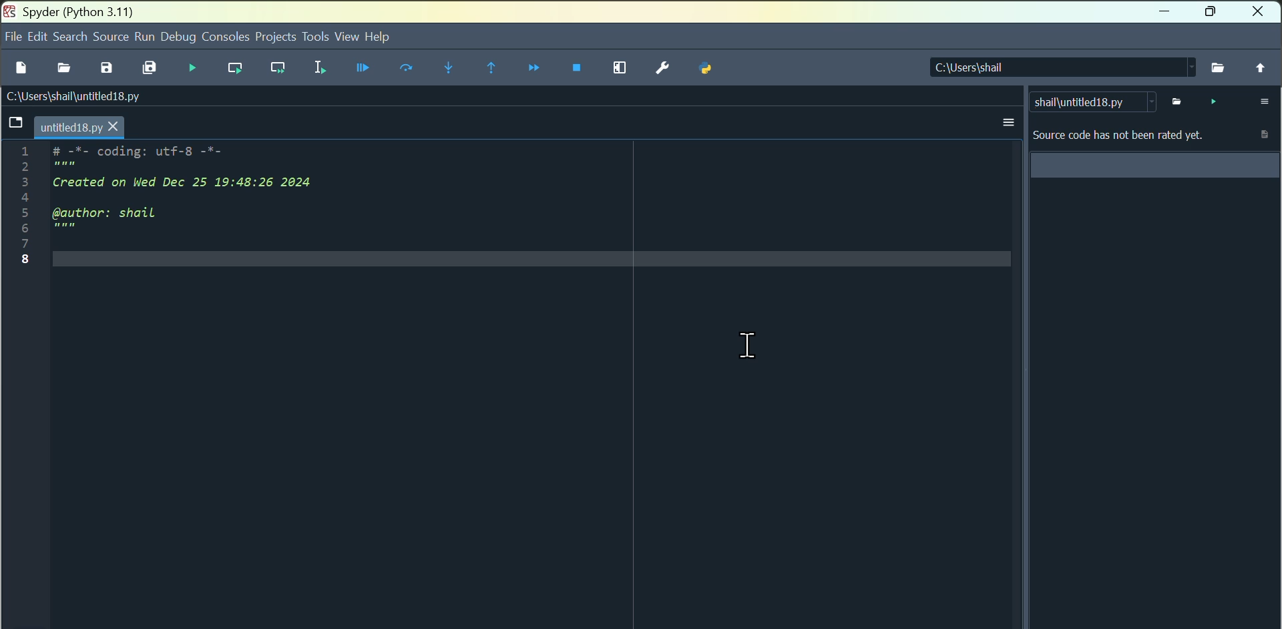 The width and height of the screenshot is (1282, 629). I want to click on file, so click(12, 37).